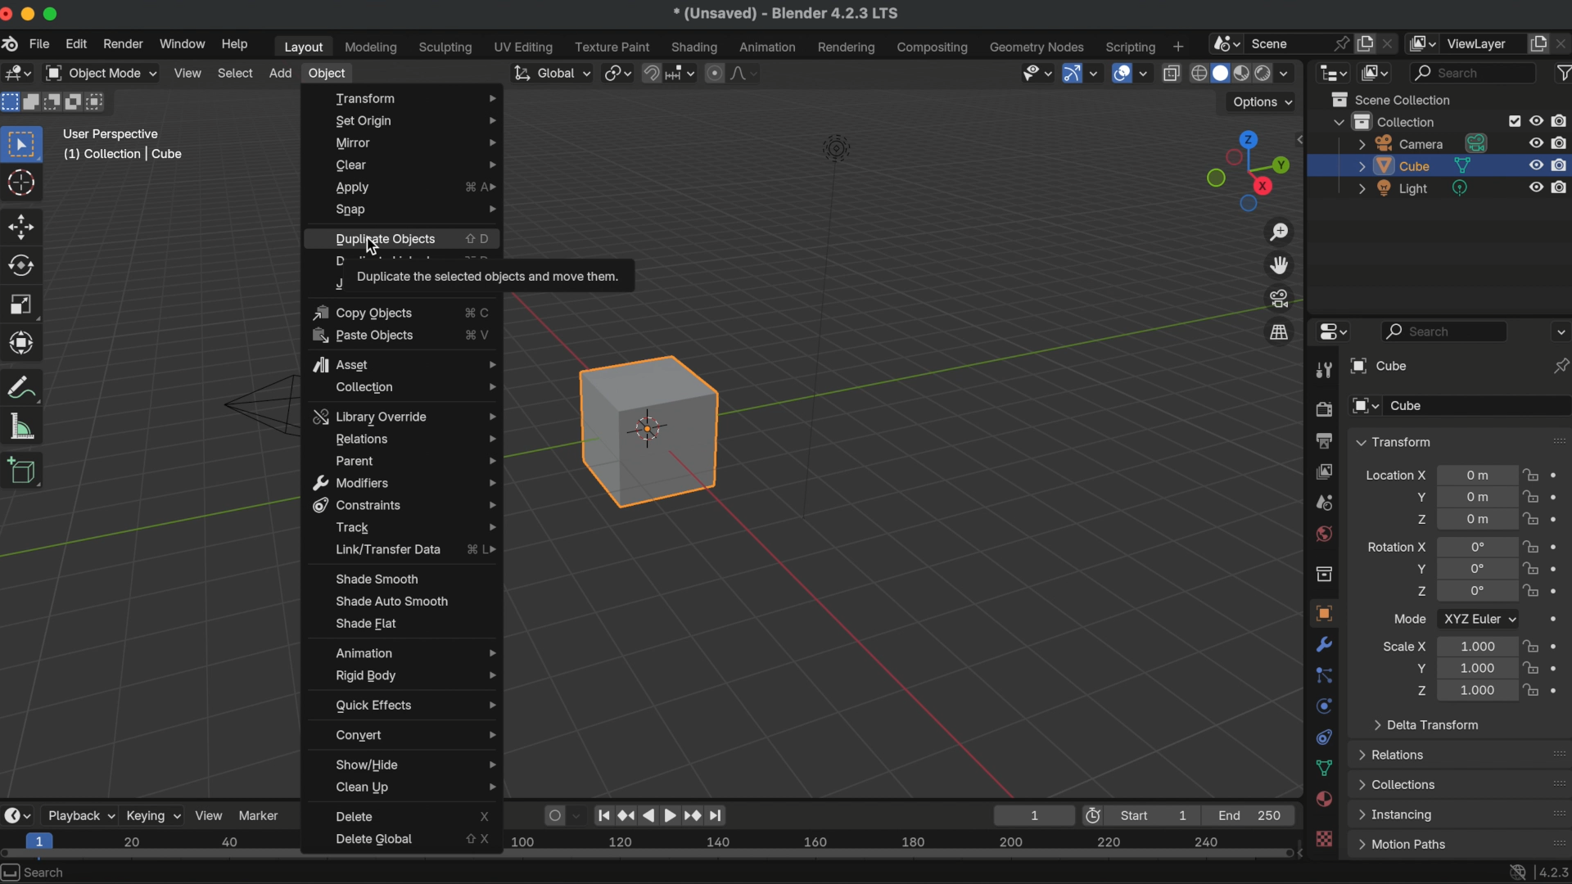 The image size is (1572, 884). Describe the element at coordinates (1474, 72) in the screenshot. I see `display filter` at that location.